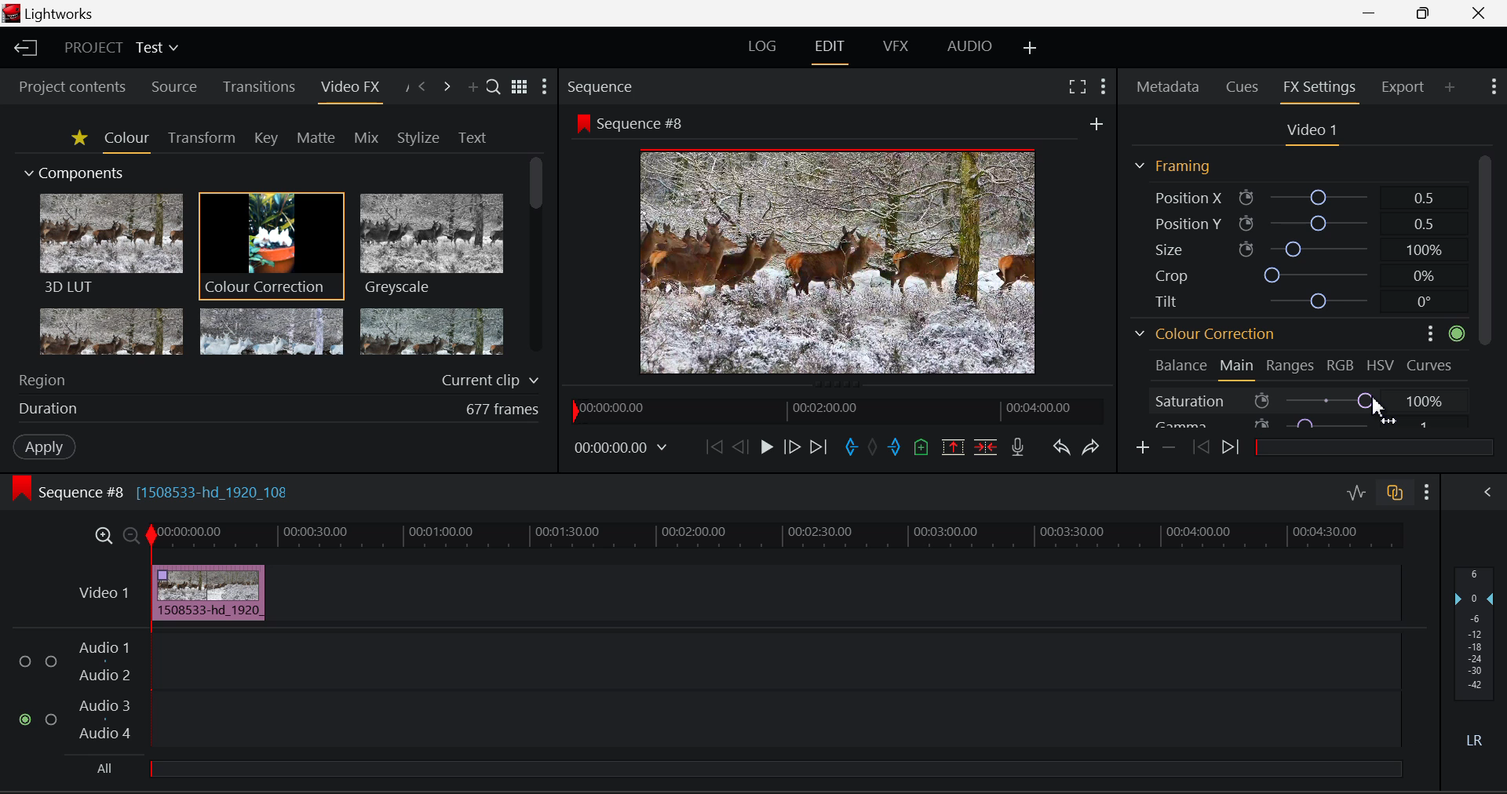 Image resolution: width=1507 pixels, height=794 pixels. Describe the element at coordinates (872, 447) in the screenshot. I see `Remove all marks` at that location.